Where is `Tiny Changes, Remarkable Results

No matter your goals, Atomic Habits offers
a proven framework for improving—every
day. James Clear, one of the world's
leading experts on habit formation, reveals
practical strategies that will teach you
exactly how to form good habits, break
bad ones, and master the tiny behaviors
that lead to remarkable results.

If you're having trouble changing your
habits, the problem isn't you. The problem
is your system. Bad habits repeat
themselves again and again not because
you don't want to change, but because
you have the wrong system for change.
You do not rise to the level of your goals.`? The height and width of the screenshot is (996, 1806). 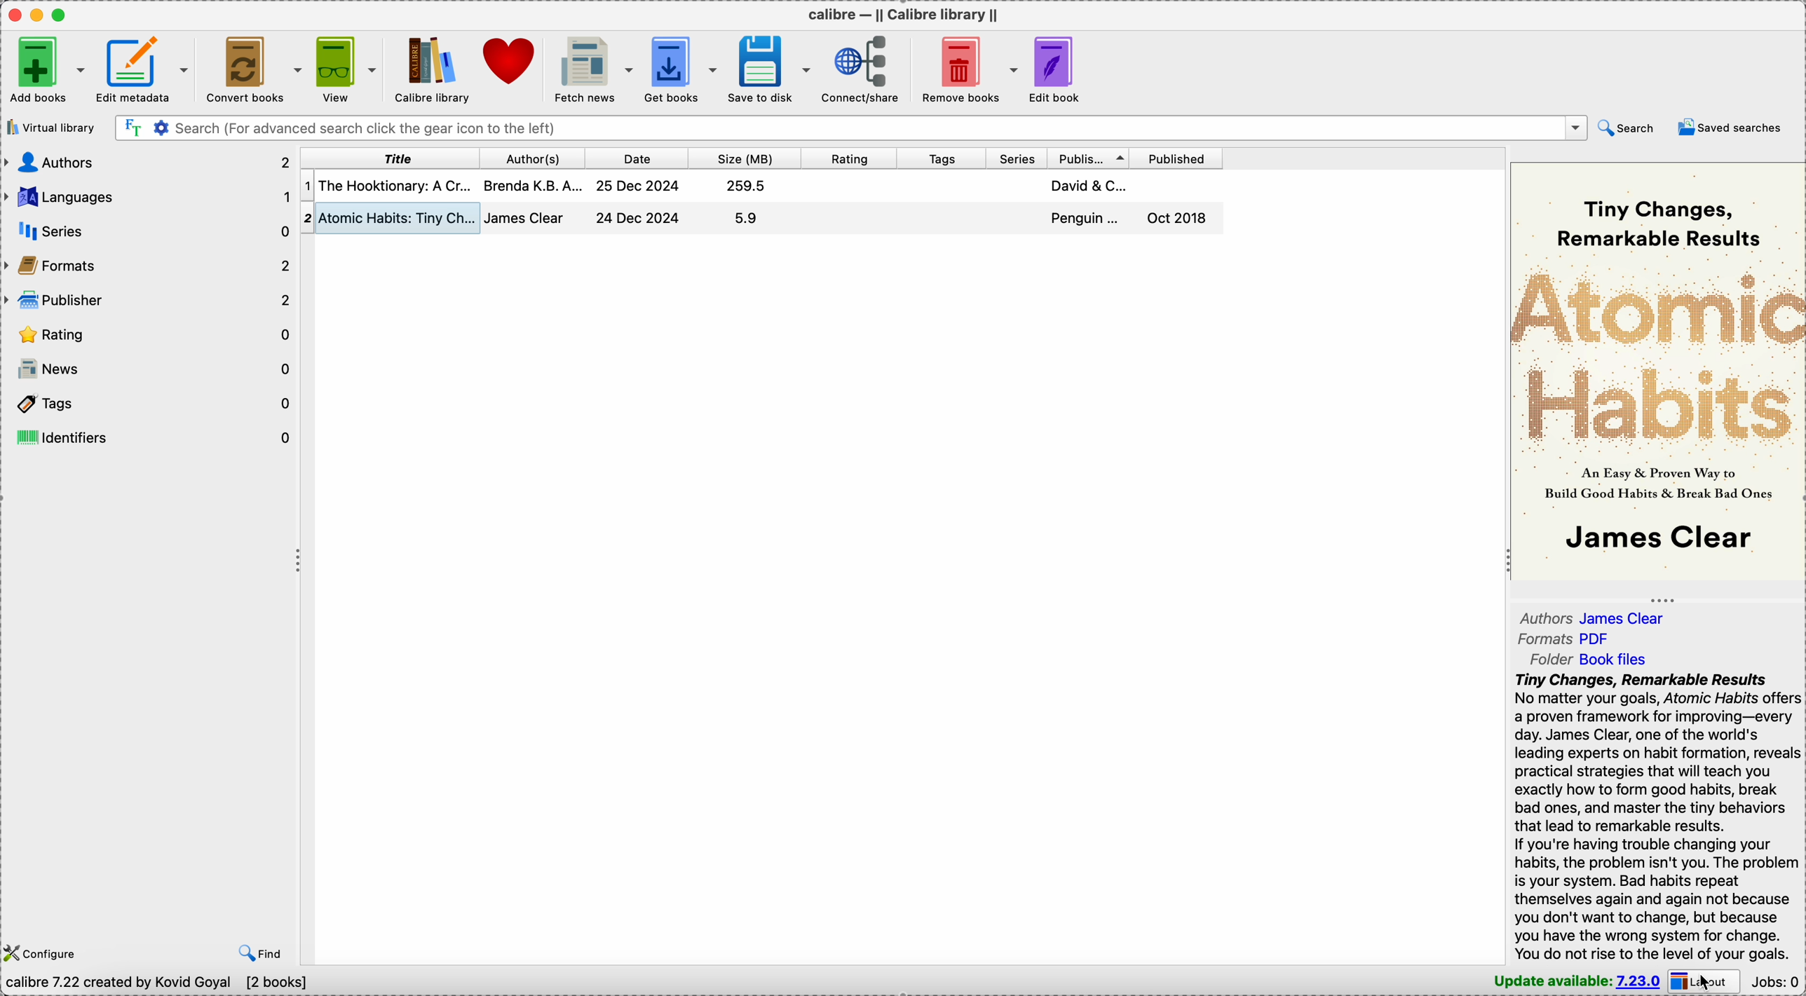
Tiny Changes, Remarkable Results

No matter your goals, Atomic Habits offers
a proven framework for improving—every
day. James Clear, one of the world's
leading experts on habit formation, reveals
practical strategies that will teach you
exactly how to form good habits, break
bad ones, and master the tiny behaviors
that lead to remarkable results.

If you're having trouble changing your
habits, the problem isn't you. The problem
is your system. Bad habits repeat
themselves again and again not because
you don't want to change, but because
you have the wrong system for change.
You do not rise to the level of your goals. is located at coordinates (1654, 817).